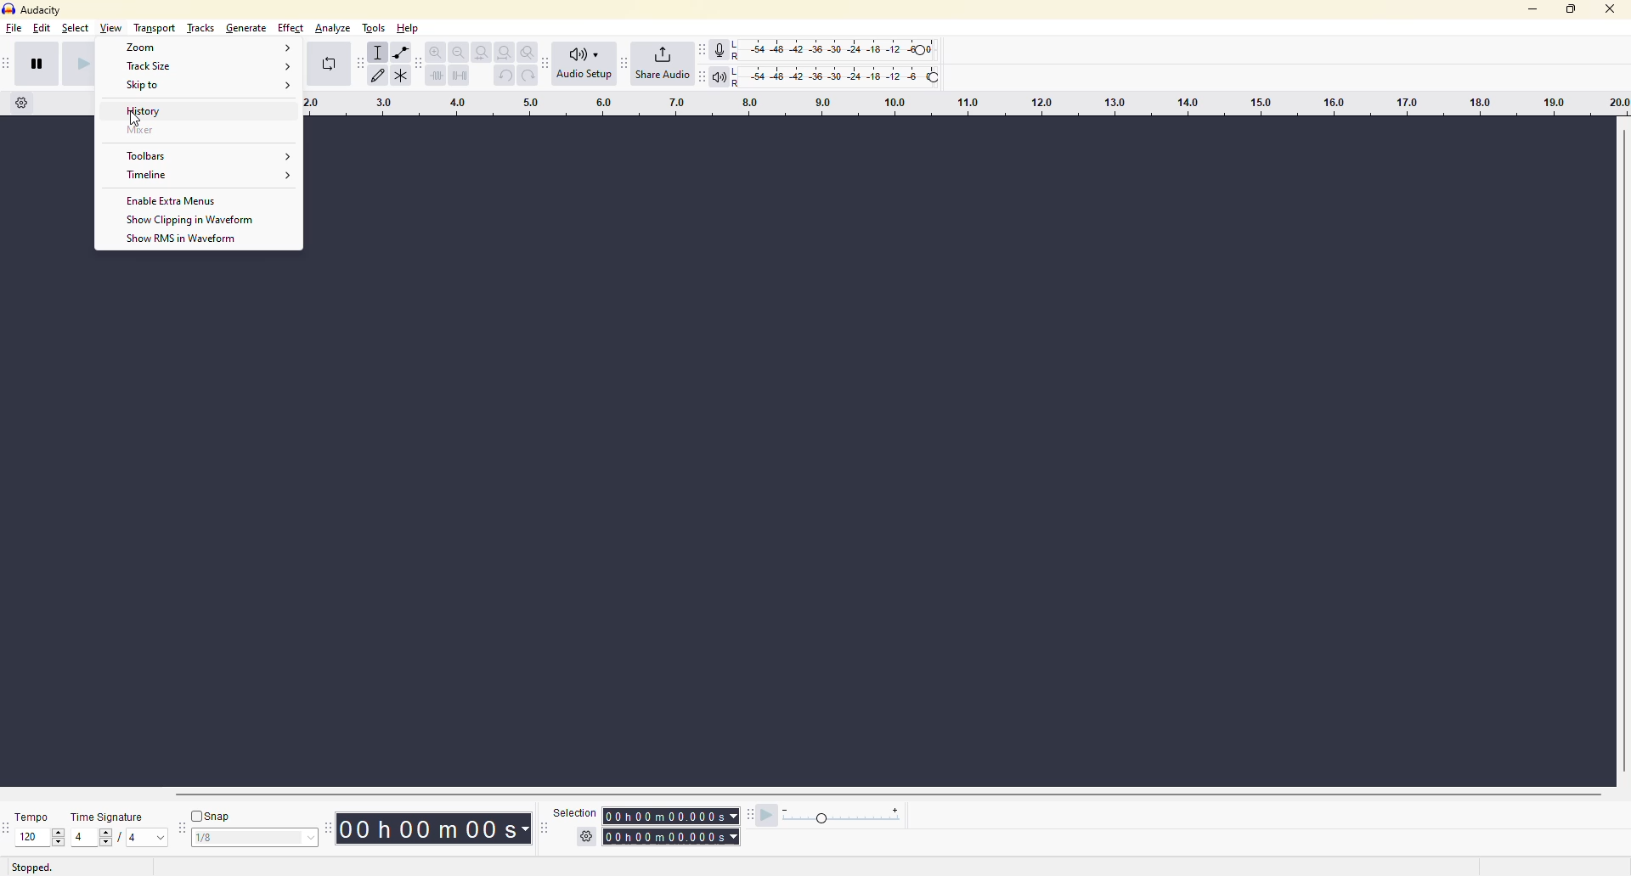  What do you see at coordinates (460, 76) in the screenshot?
I see `silence audio selection` at bounding box center [460, 76].